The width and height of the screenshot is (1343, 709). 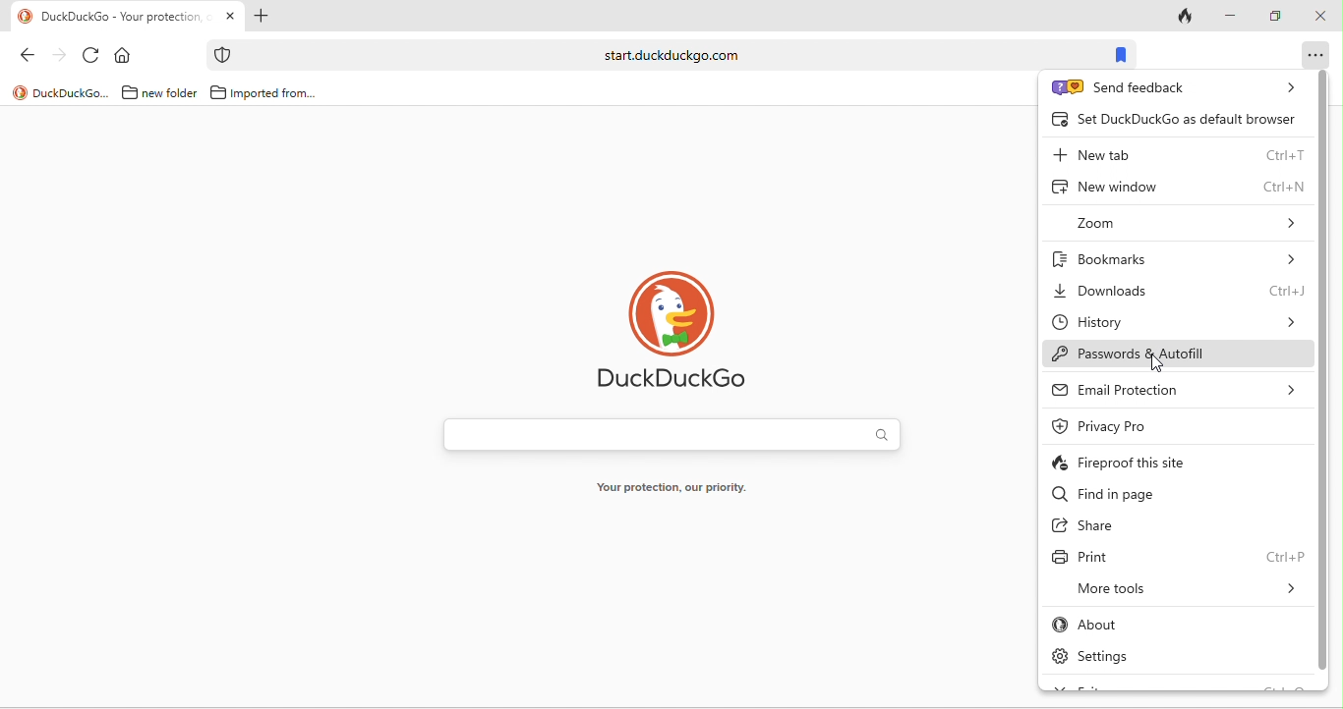 I want to click on email protection, so click(x=1178, y=388).